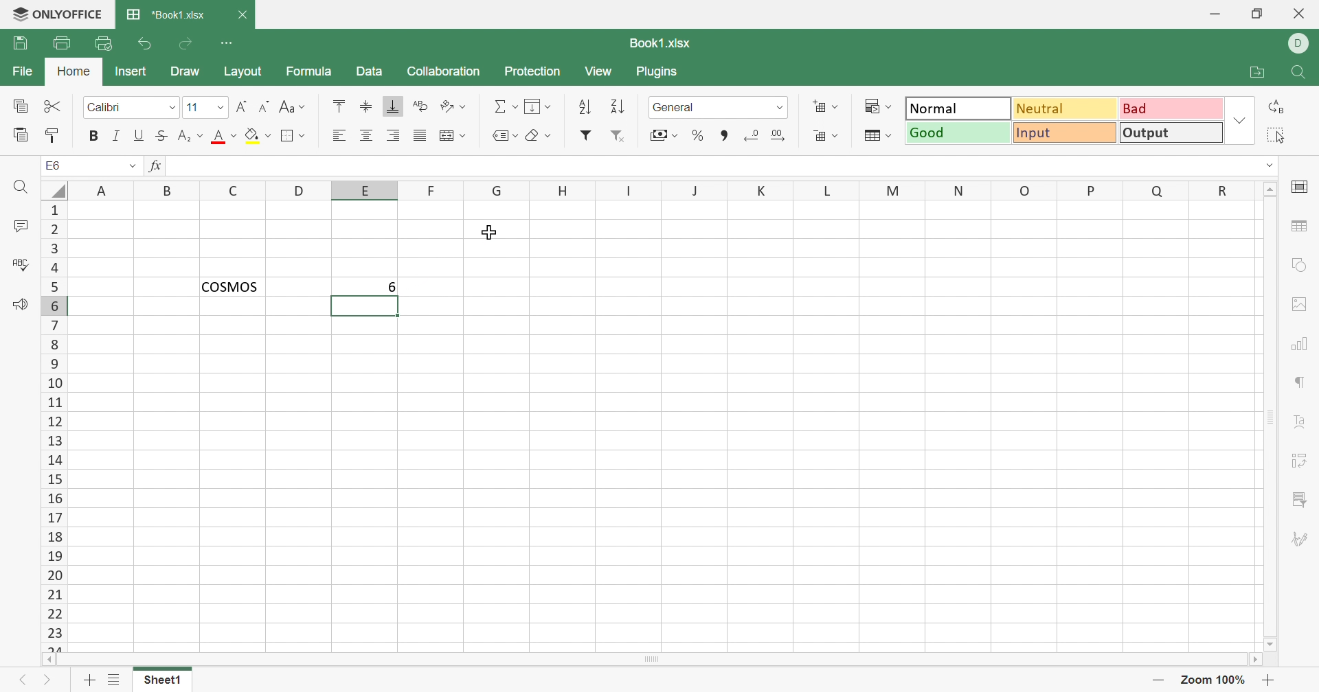 The image size is (1319, 692). What do you see at coordinates (1240, 121) in the screenshot?
I see `Drop down` at bounding box center [1240, 121].